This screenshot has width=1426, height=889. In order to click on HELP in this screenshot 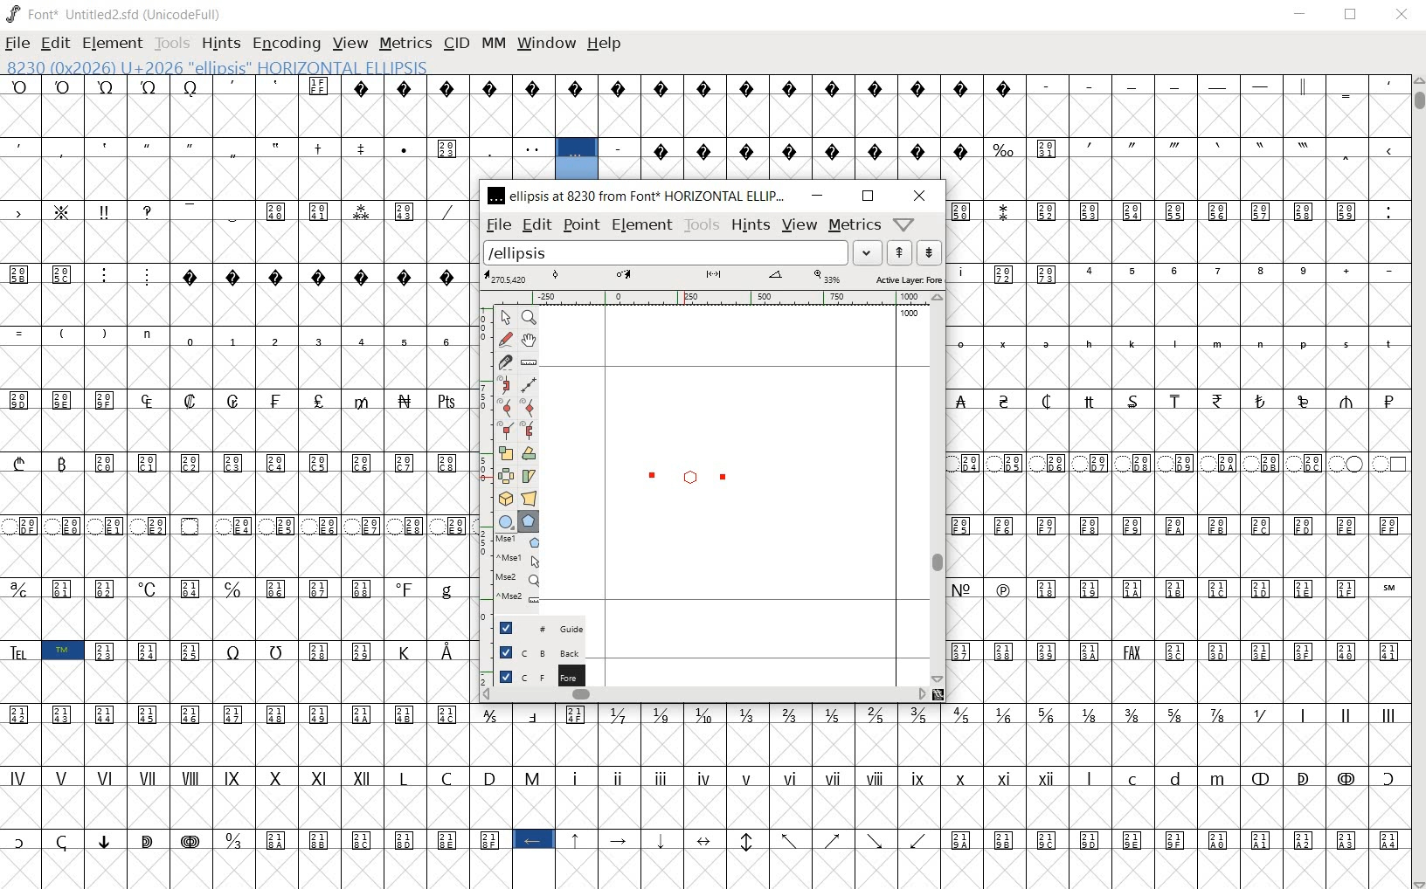, I will do `click(605, 45)`.